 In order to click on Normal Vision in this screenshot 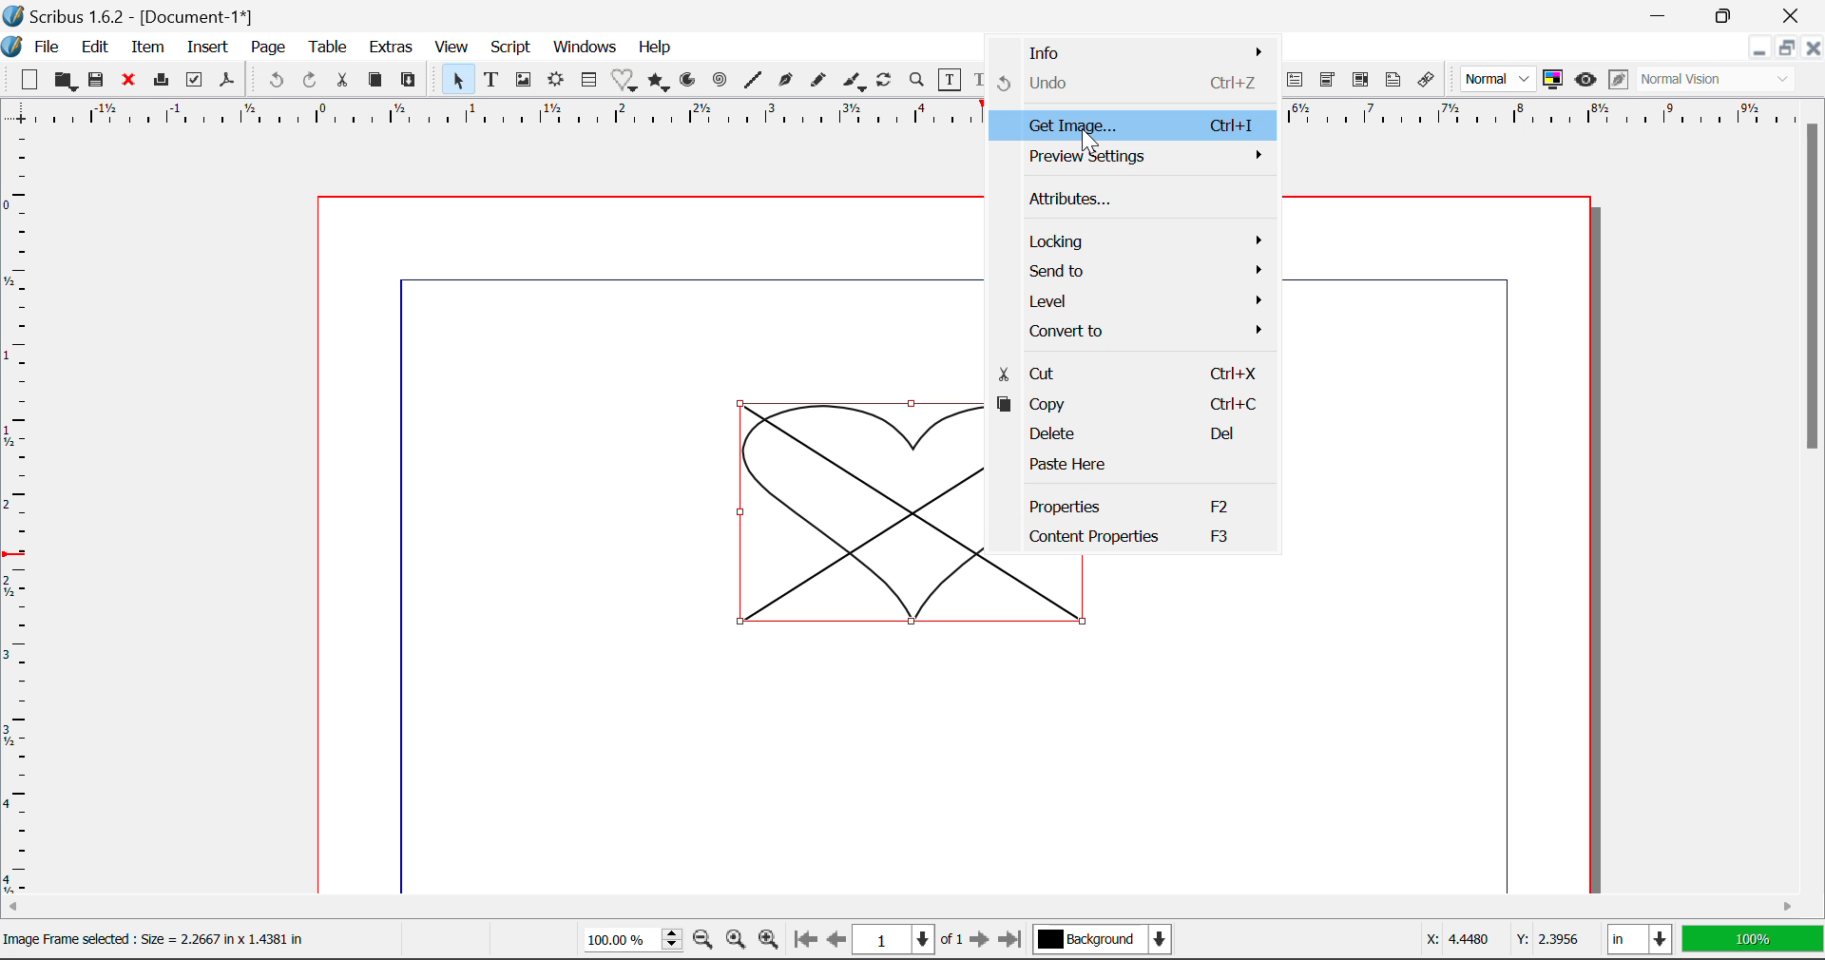, I will do `click(1719, 81)`.